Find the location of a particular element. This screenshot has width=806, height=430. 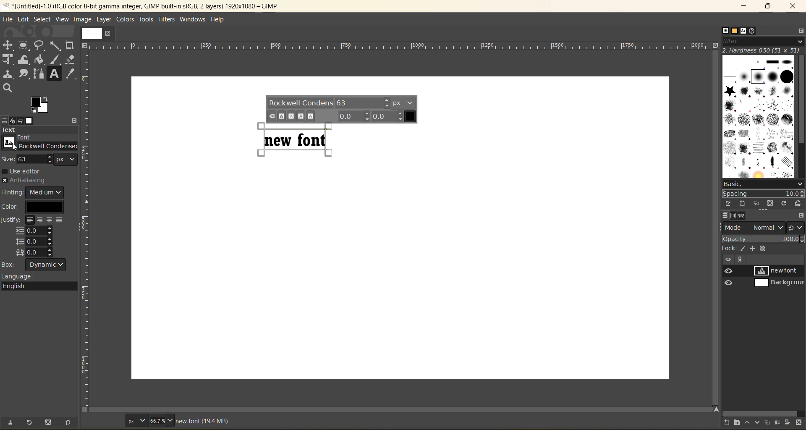

windows is located at coordinates (194, 19).